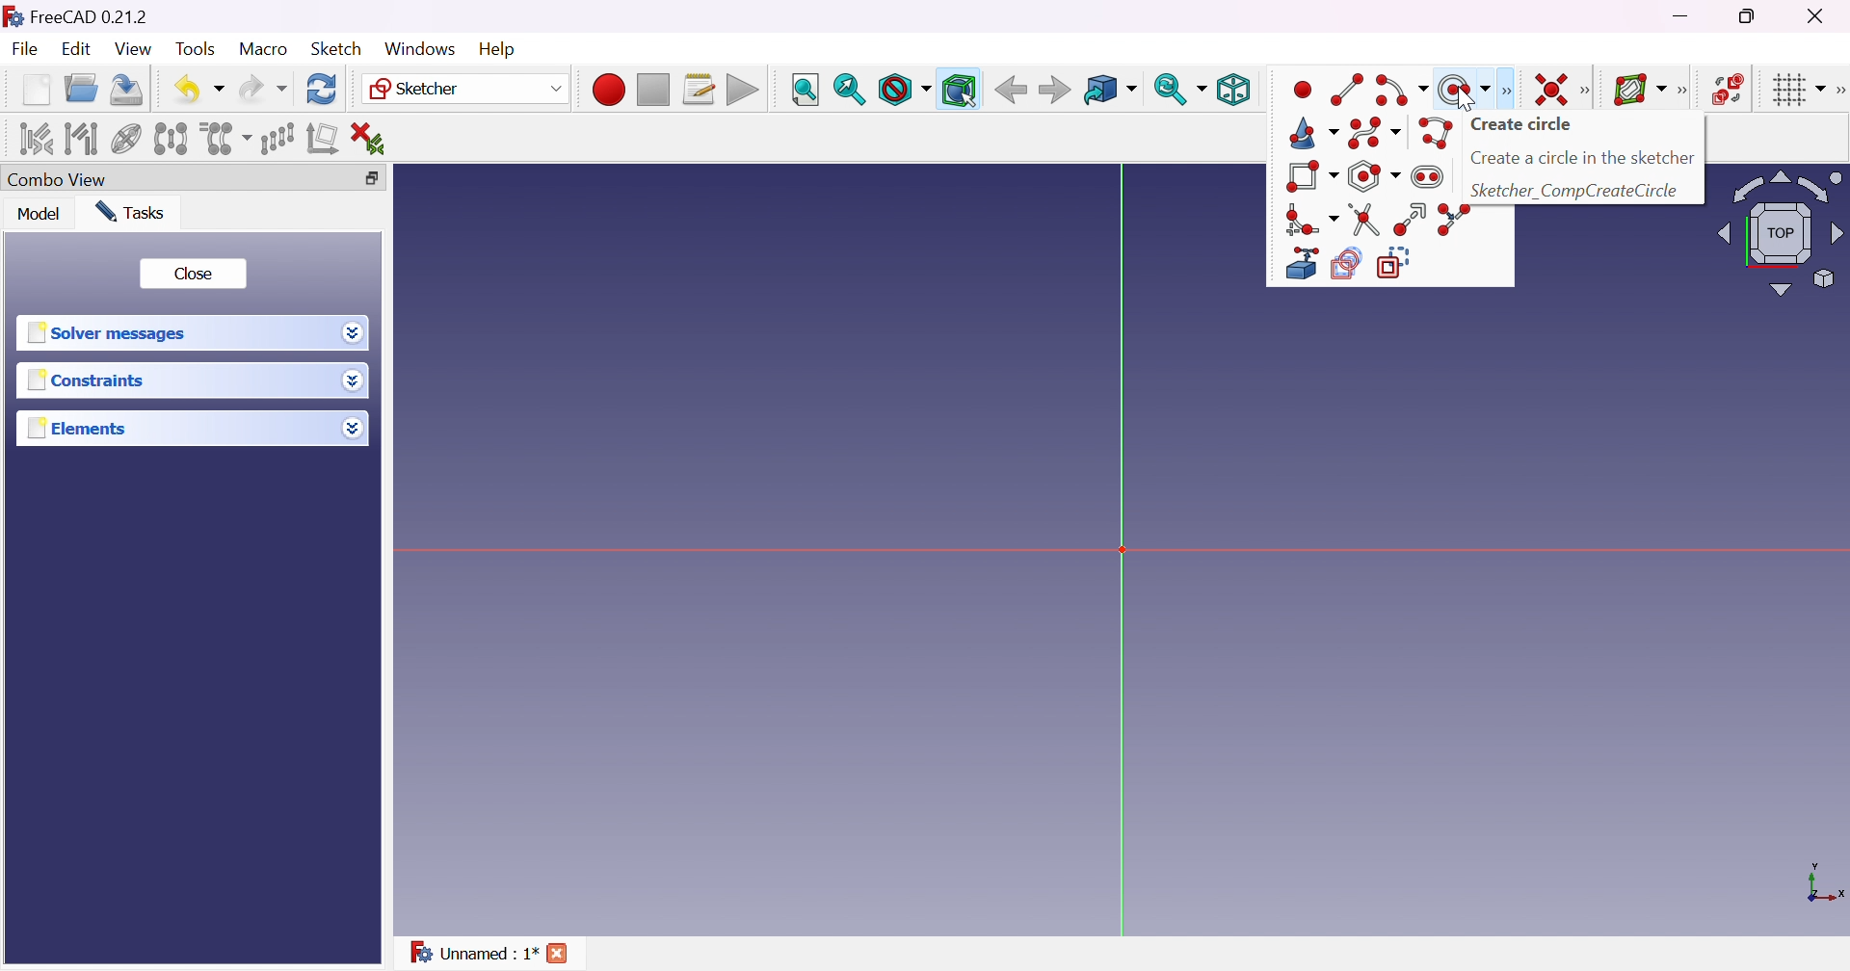  What do you see at coordinates (467, 89) in the screenshot?
I see `Sketcher` at bounding box center [467, 89].